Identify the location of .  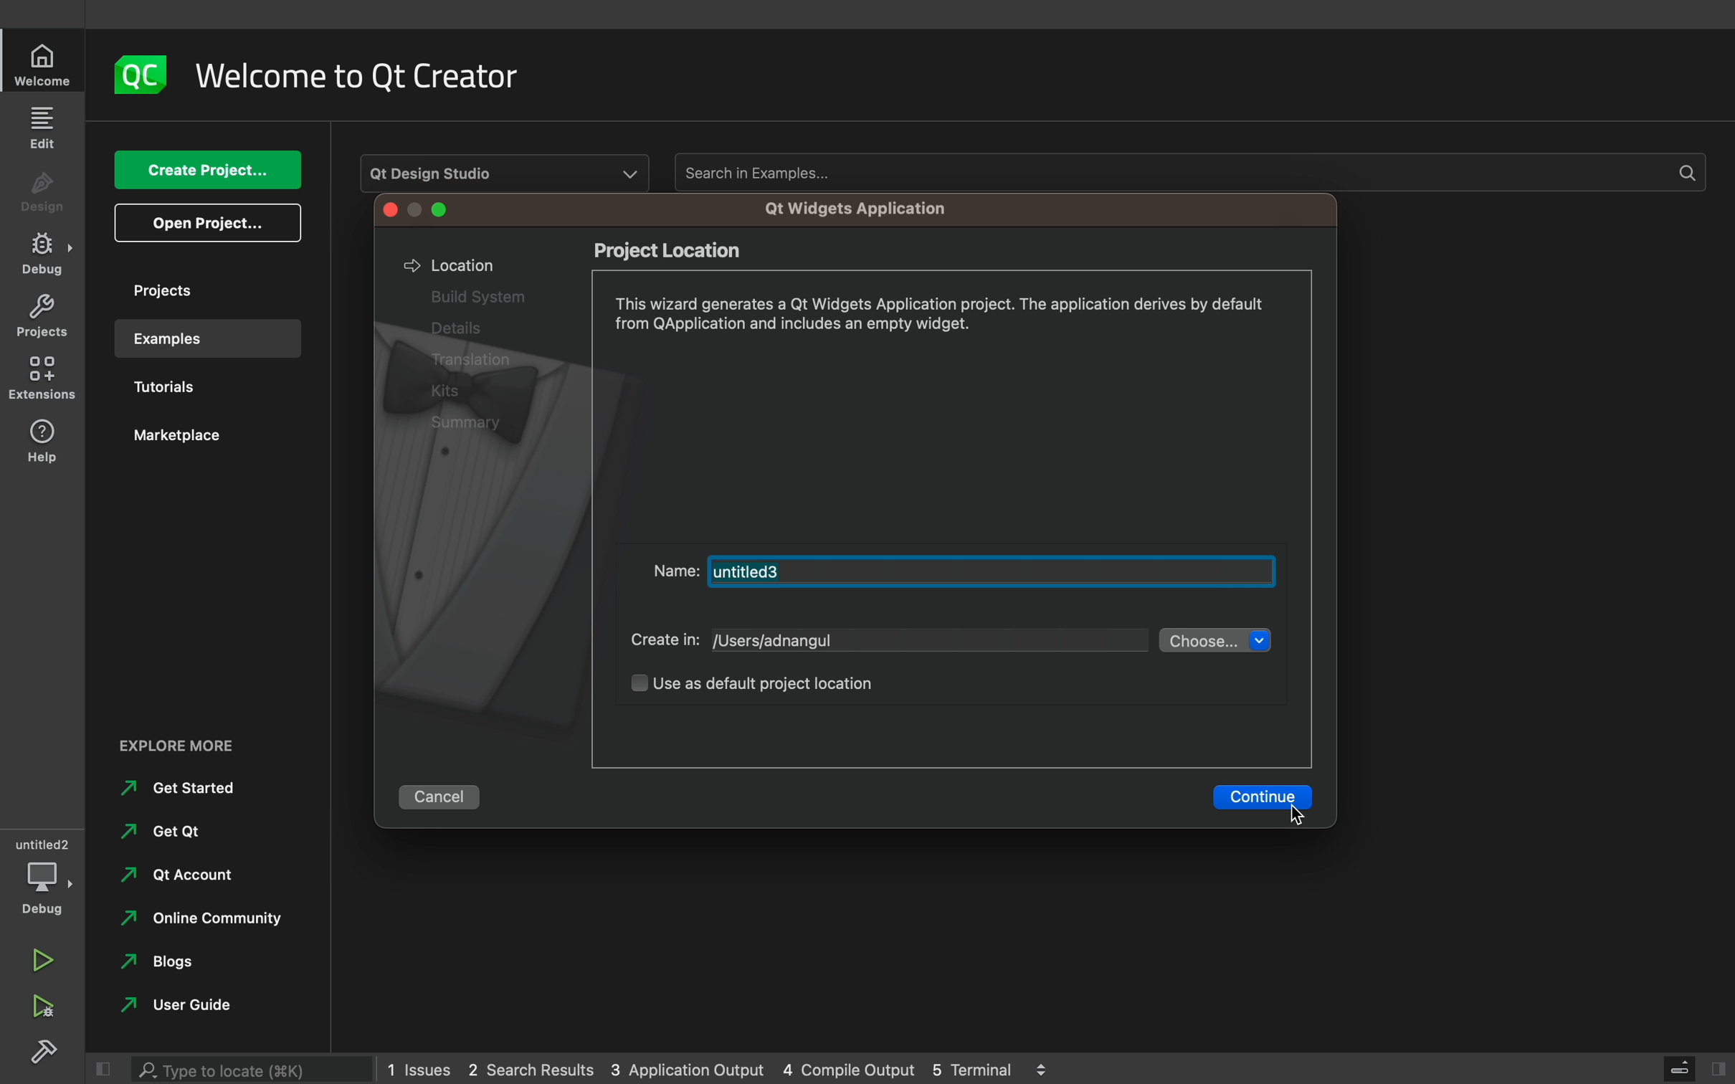
(47, 1054).